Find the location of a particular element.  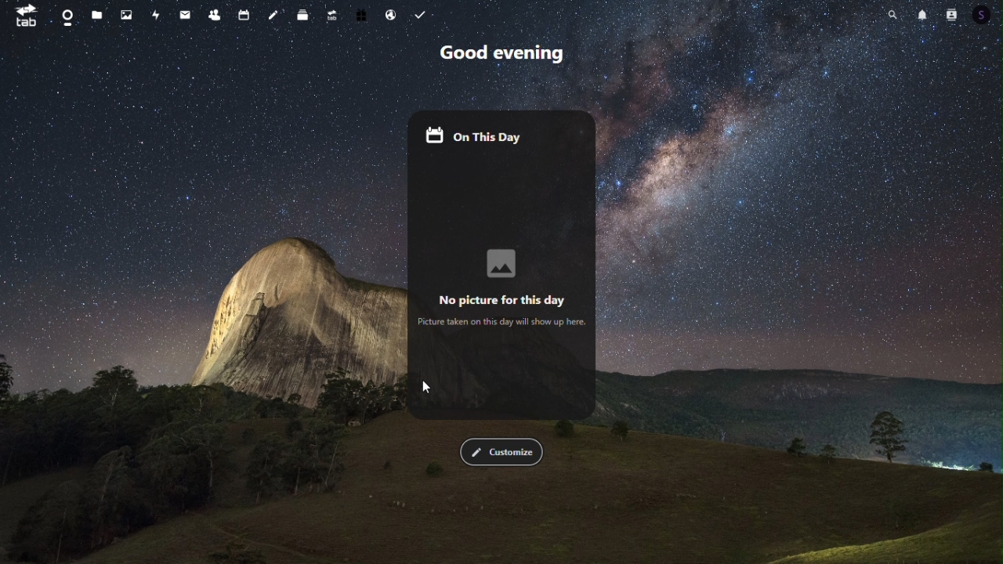

upgrade is located at coordinates (332, 14).